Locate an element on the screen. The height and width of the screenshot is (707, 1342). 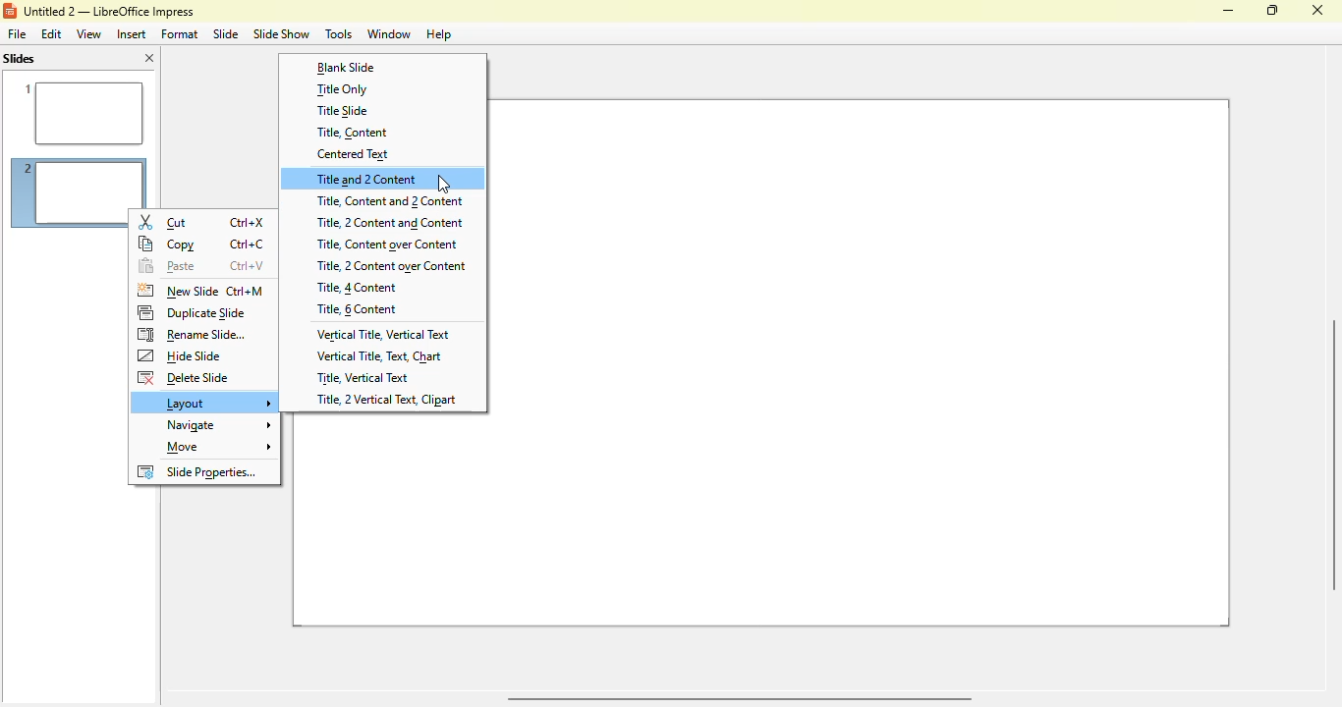
title slide is located at coordinates (341, 111).